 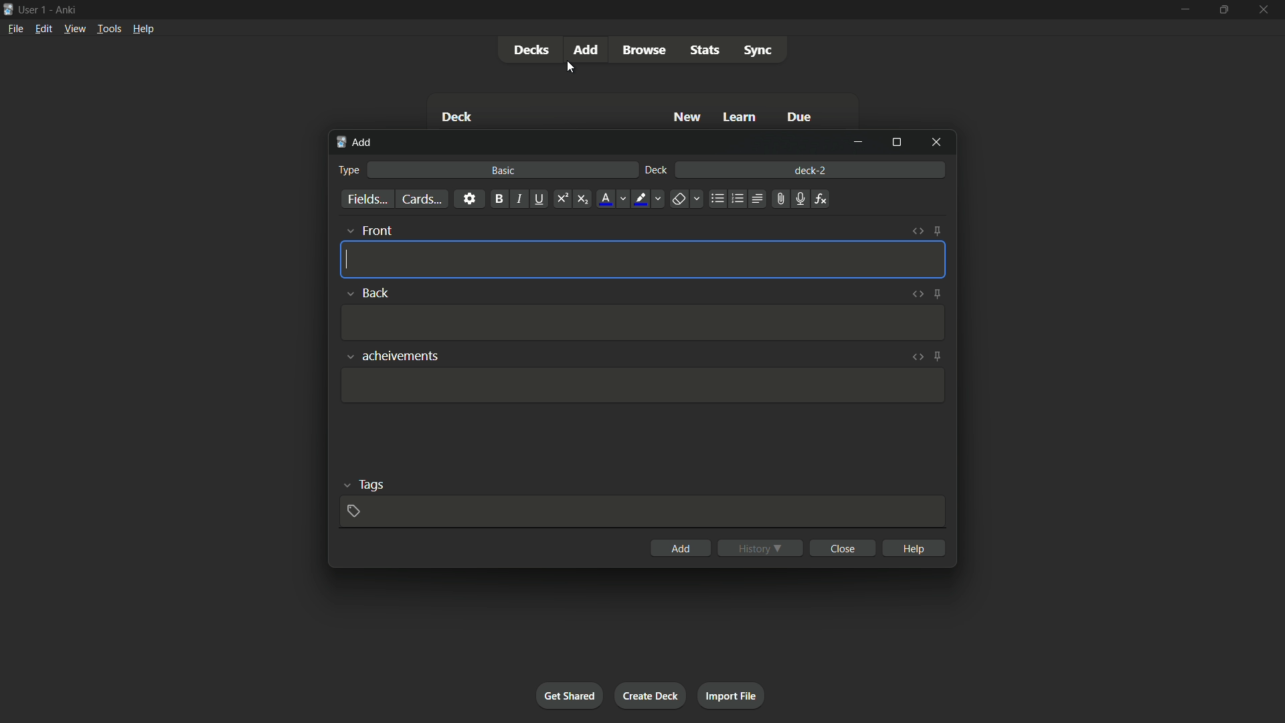 I want to click on tags, so click(x=364, y=484).